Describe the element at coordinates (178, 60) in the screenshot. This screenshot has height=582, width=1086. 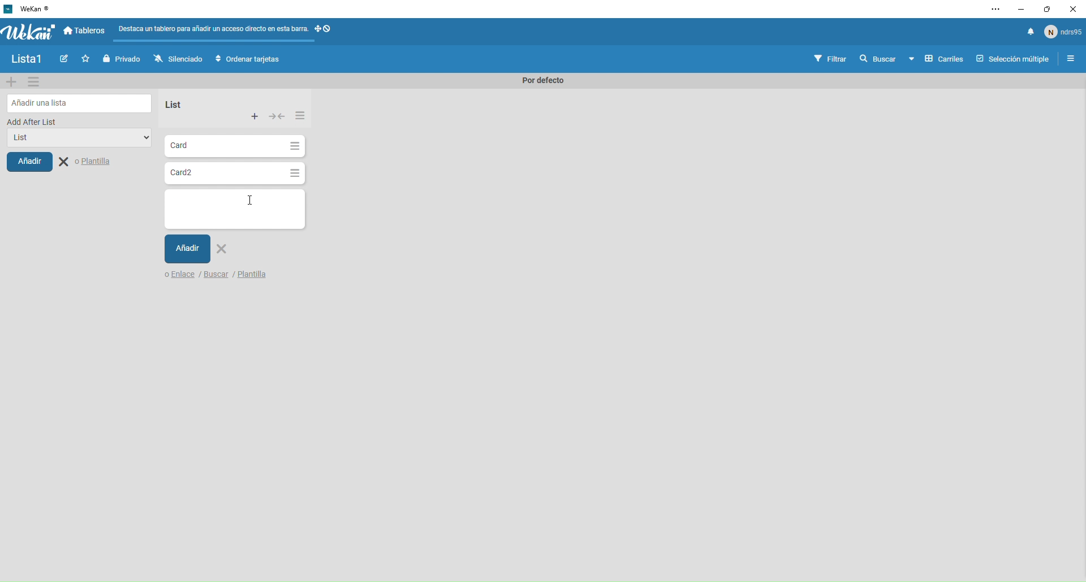
I see `Silence` at that location.